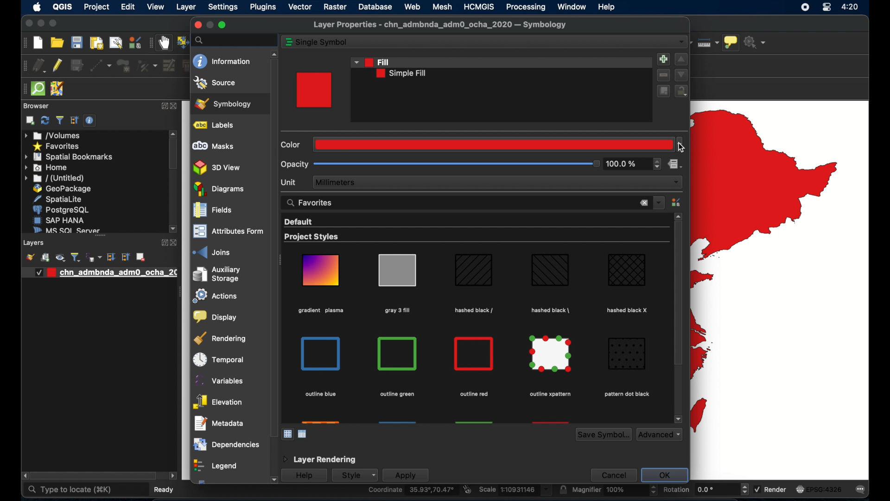  Describe the element at coordinates (303, 434) in the screenshot. I see `list view` at that location.